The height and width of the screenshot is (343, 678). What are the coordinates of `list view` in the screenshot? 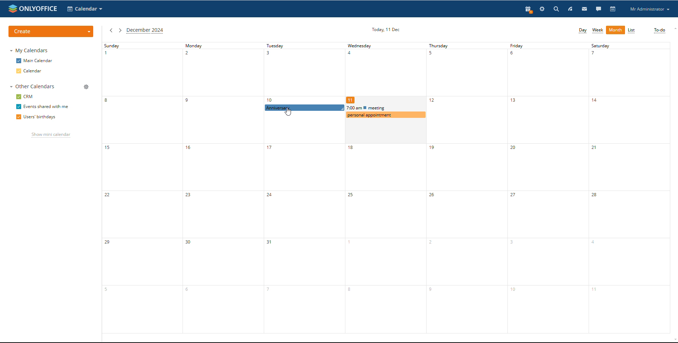 It's located at (631, 30).